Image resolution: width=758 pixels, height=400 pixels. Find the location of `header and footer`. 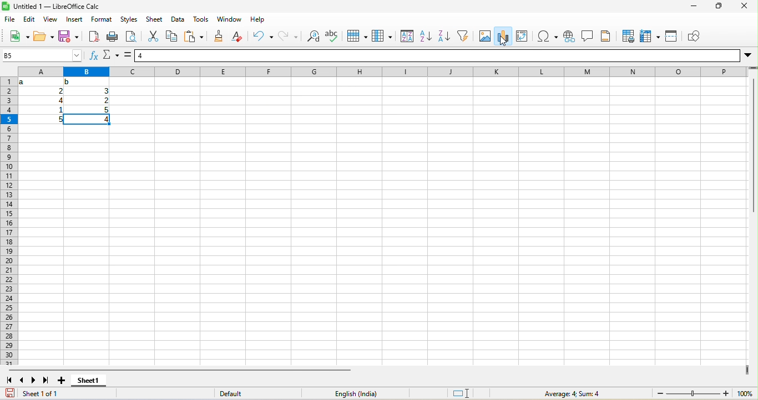

header and footer is located at coordinates (606, 37).